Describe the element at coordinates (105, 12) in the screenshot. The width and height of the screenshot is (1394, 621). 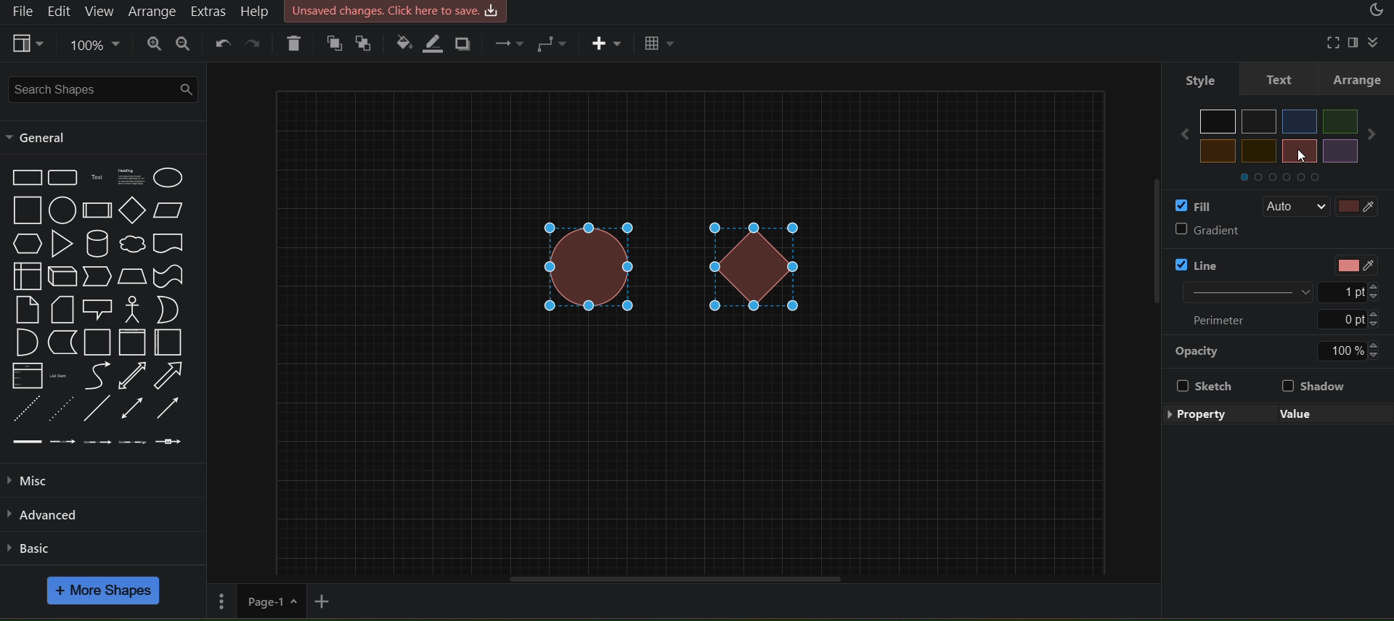
I see `view` at that location.